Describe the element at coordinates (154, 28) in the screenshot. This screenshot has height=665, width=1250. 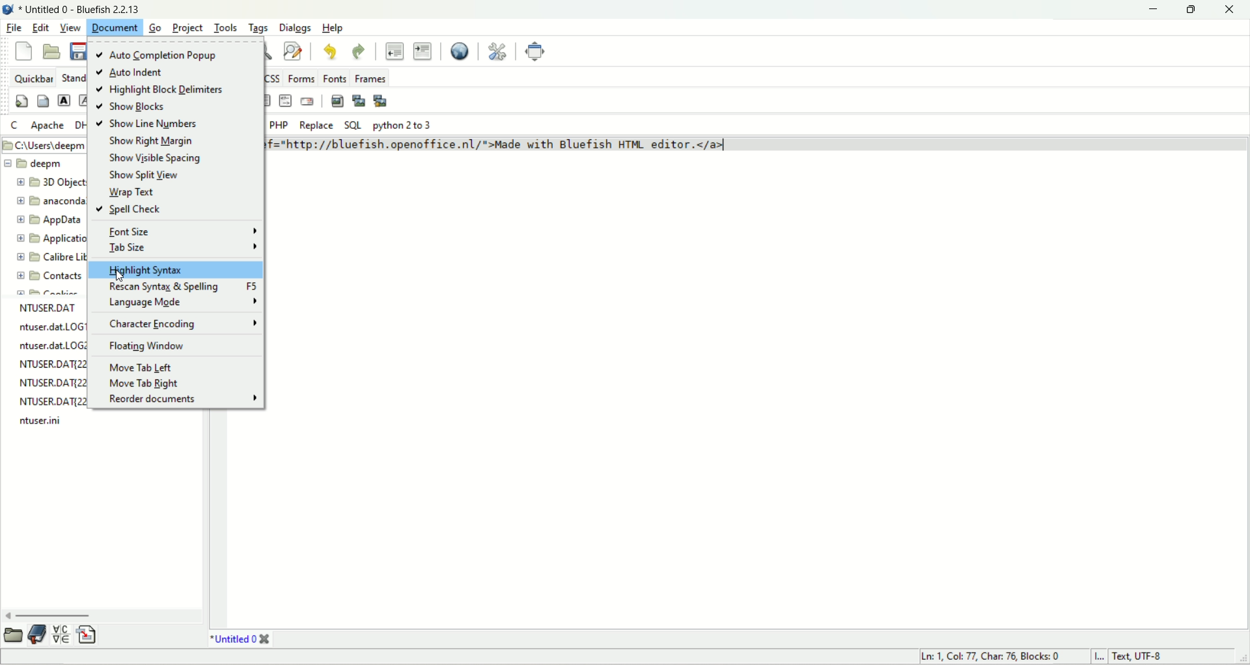
I see `go` at that location.